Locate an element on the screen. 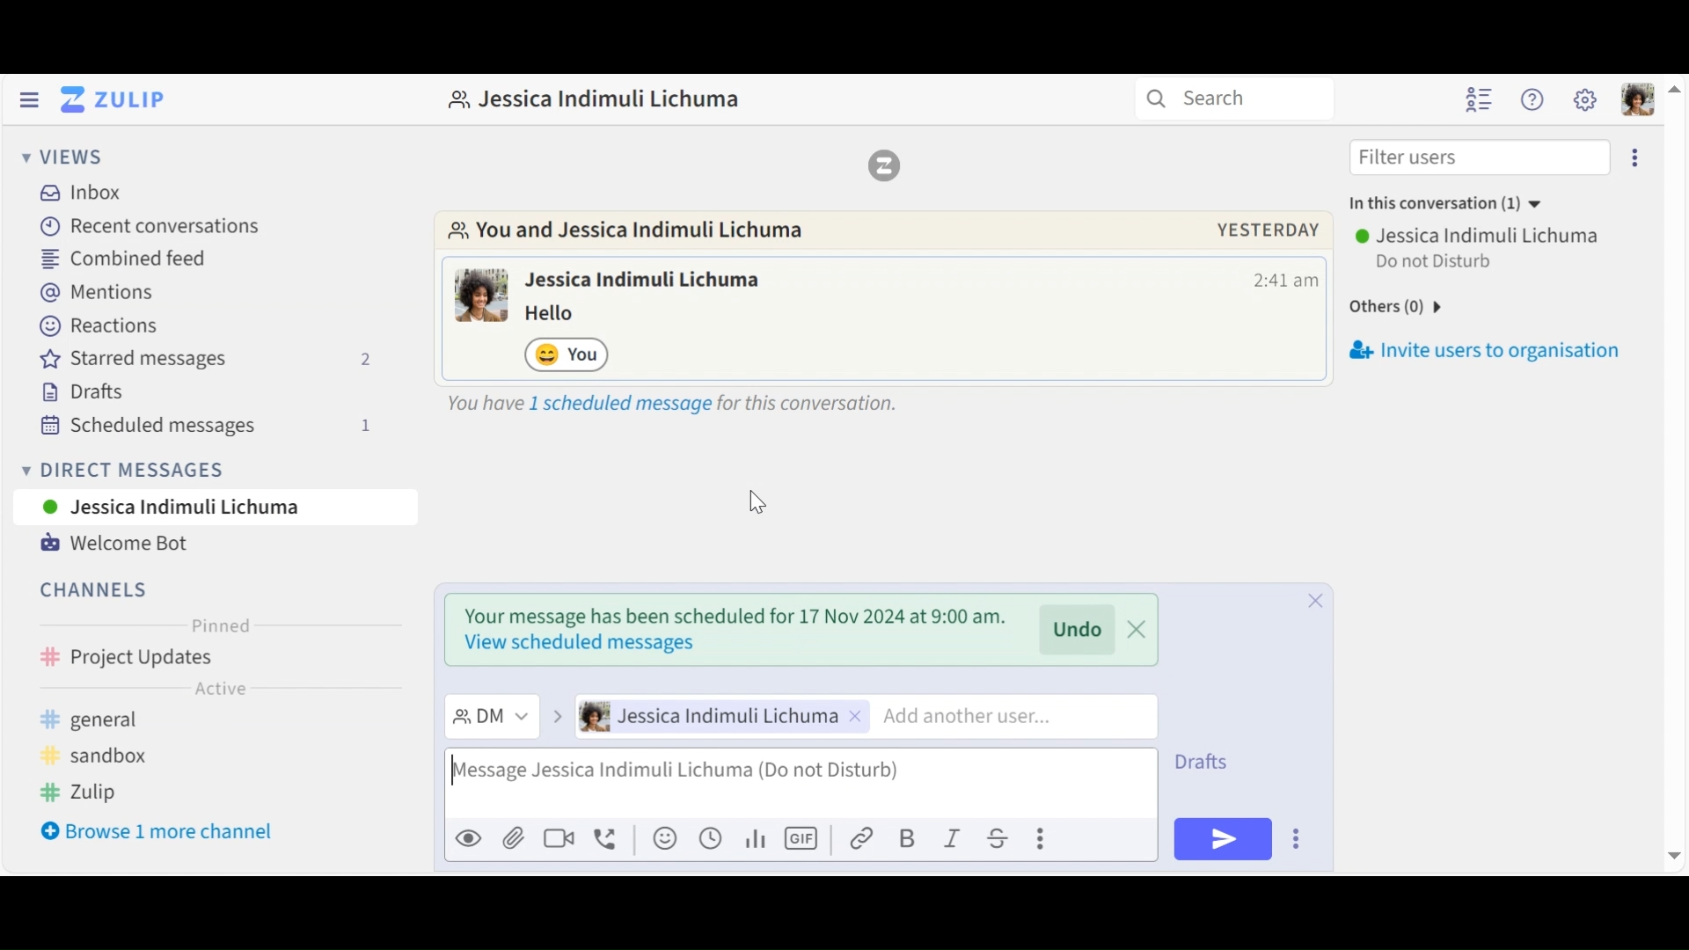  Time message sent is located at coordinates (1285, 281).